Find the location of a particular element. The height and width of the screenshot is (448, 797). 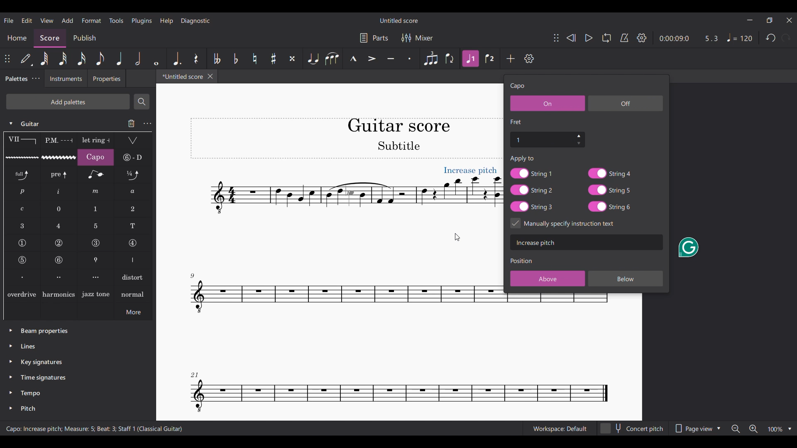

Highlighted after current selection is located at coordinates (471, 59).